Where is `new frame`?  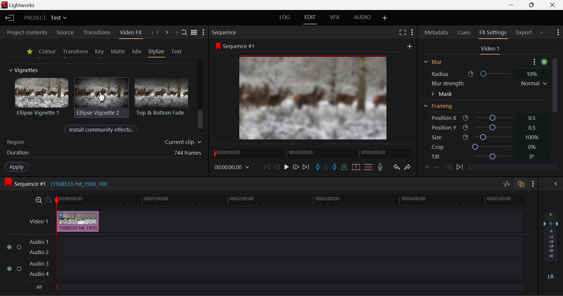 new frame is located at coordinates (410, 46).